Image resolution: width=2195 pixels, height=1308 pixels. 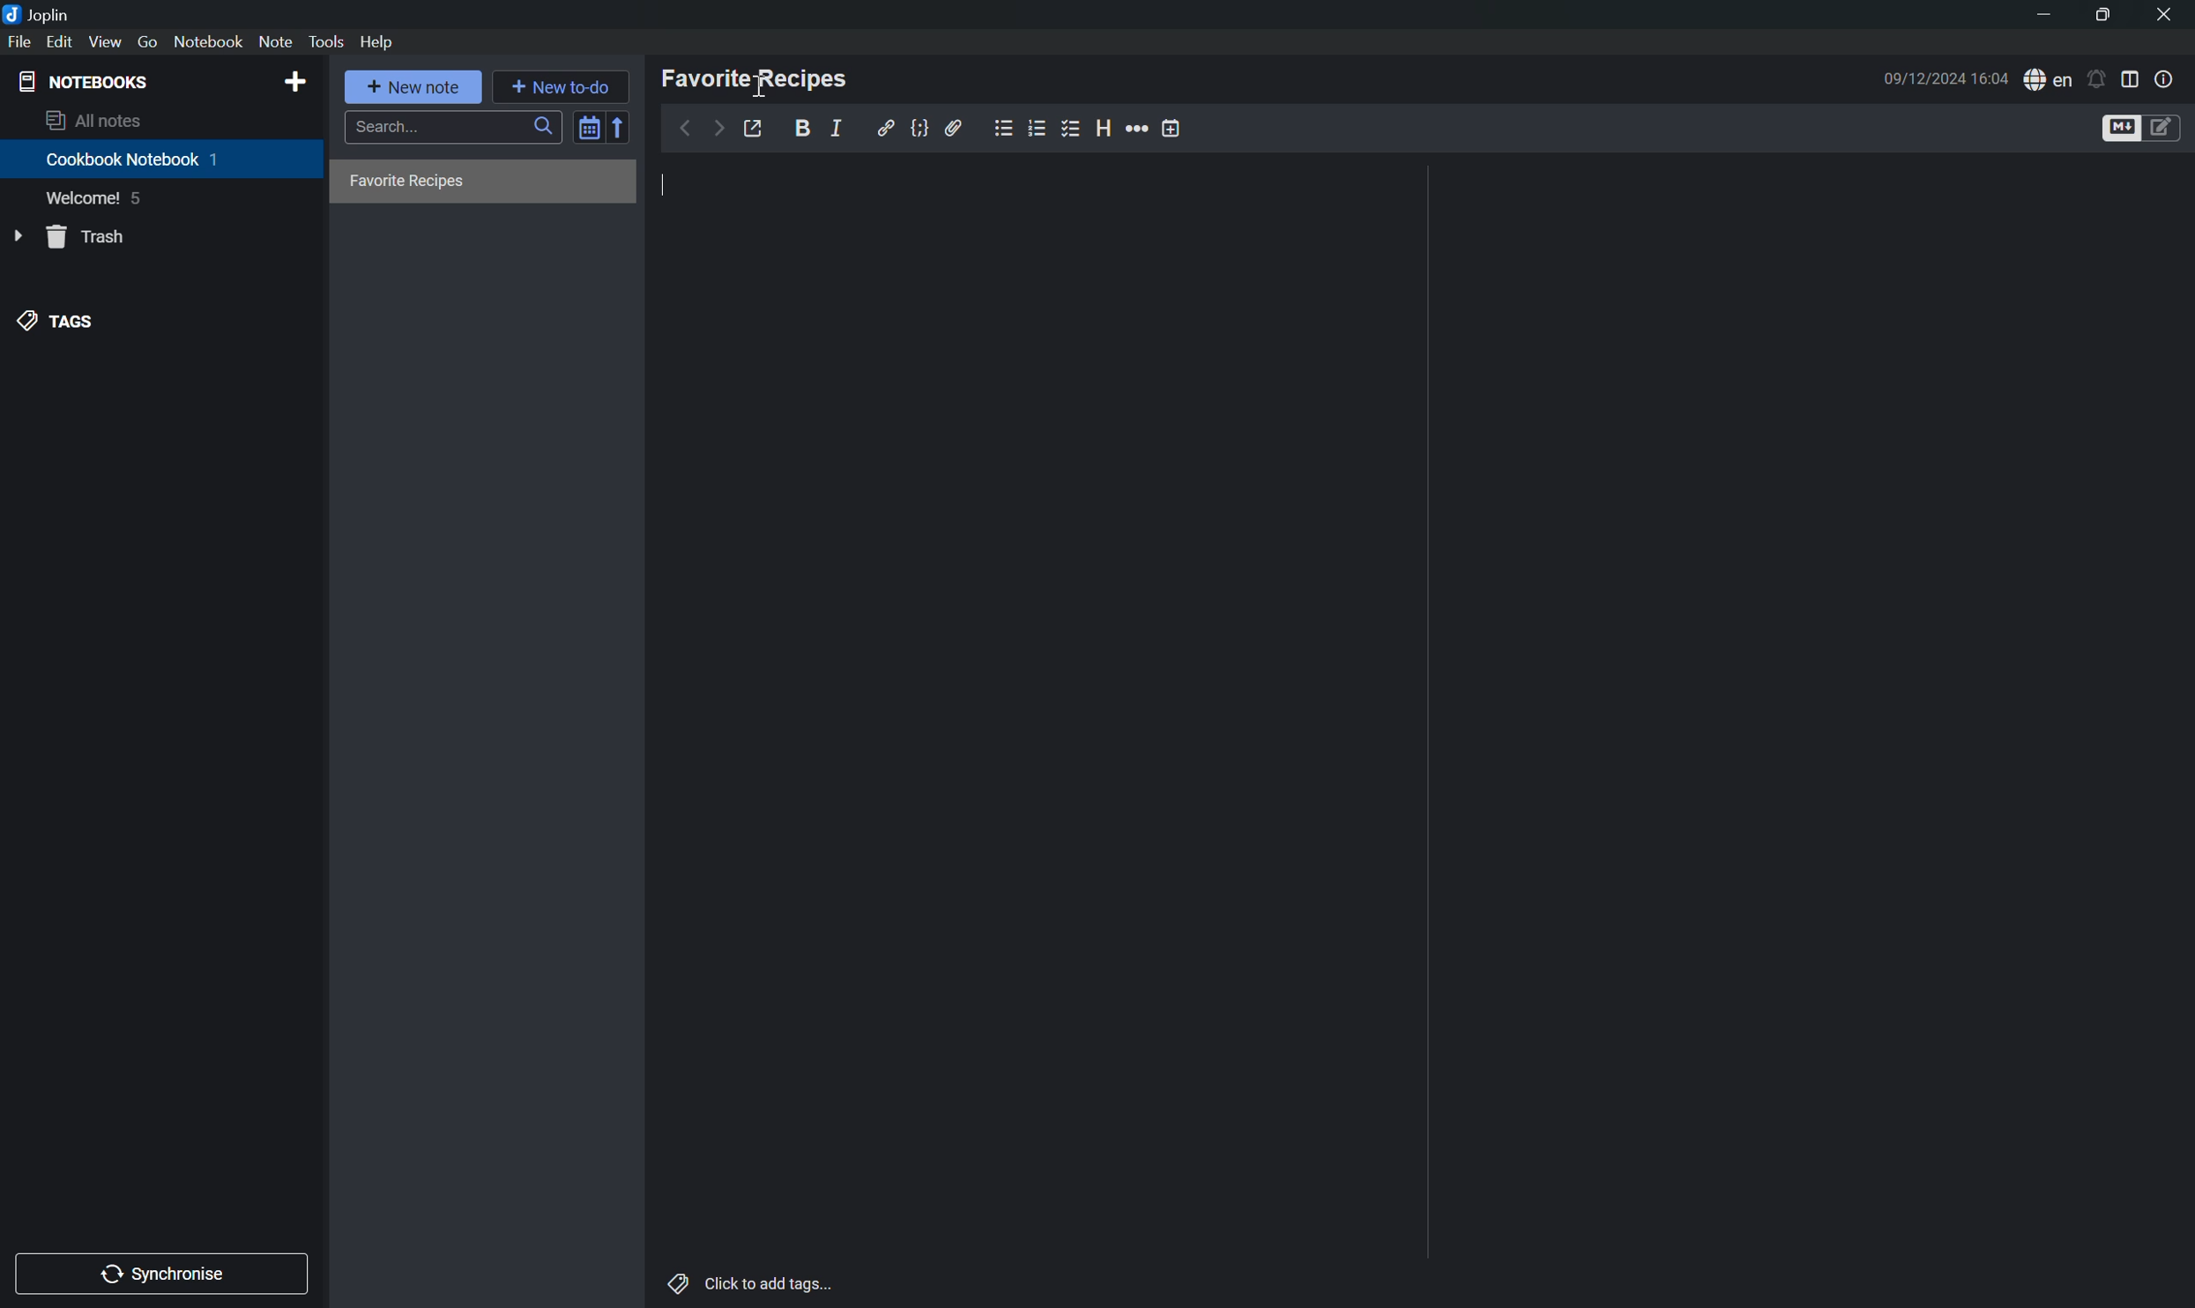 What do you see at coordinates (885, 126) in the screenshot?
I see `Insert/edit link` at bounding box center [885, 126].